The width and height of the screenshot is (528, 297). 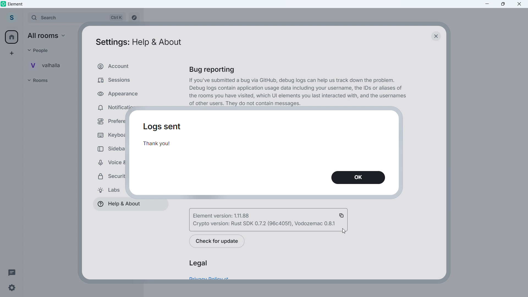 What do you see at coordinates (293, 80) in the screenshot?
I see `if you've submitted a bug via Github, debug logs can help us track down the problem` at bounding box center [293, 80].